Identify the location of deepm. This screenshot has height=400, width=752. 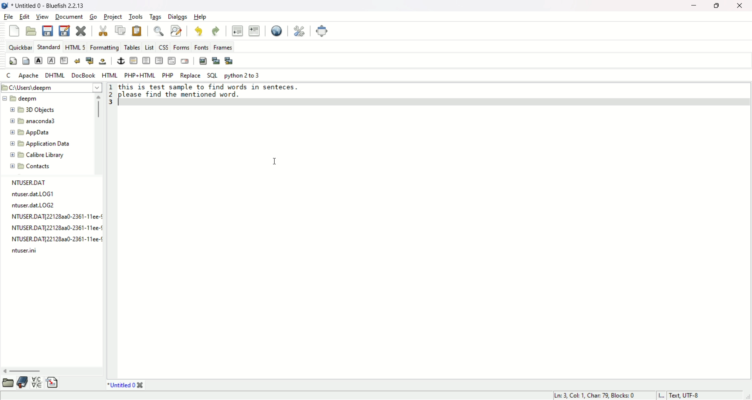
(22, 99).